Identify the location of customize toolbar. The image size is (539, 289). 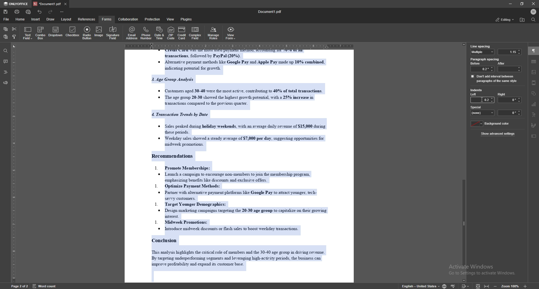
(61, 12).